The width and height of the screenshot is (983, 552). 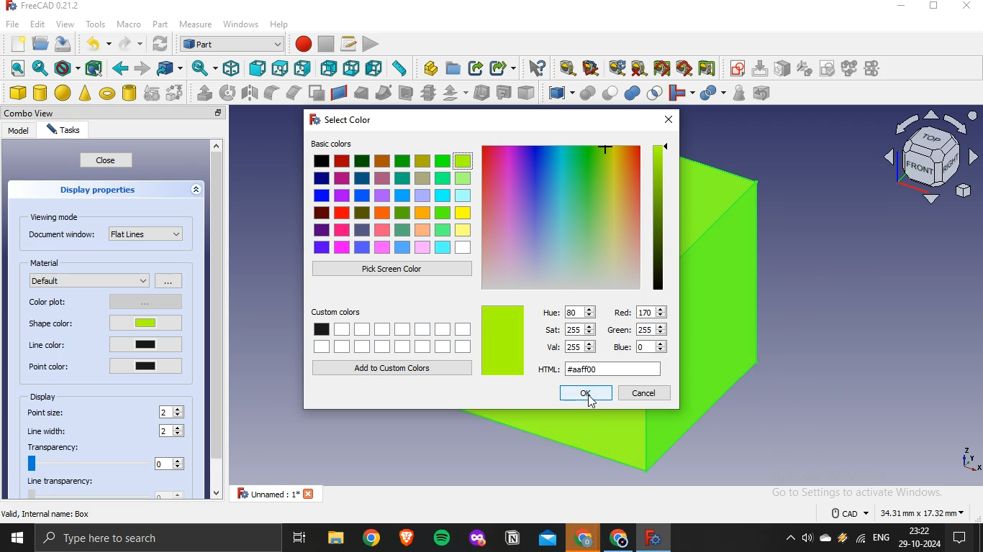 What do you see at coordinates (478, 540) in the screenshot?
I see `mozilla firefox` at bounding box center [478, 540].